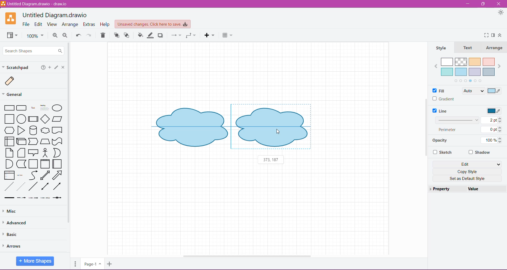 This screenshot has height=270, width=507. Describe the element at coordinates (192, 126) in the screenshot. I see `Shape 1 before duplication` at that location.